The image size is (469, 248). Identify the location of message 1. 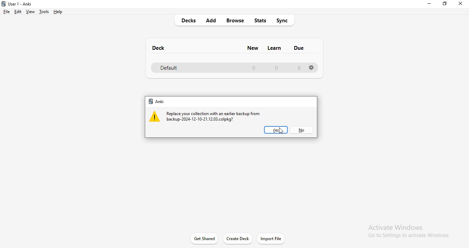
(213, 117).